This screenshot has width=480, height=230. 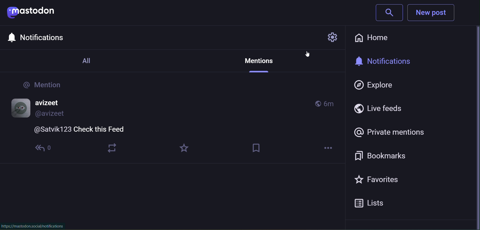 I want to click on @Mentions, so click(x=47, y=85).